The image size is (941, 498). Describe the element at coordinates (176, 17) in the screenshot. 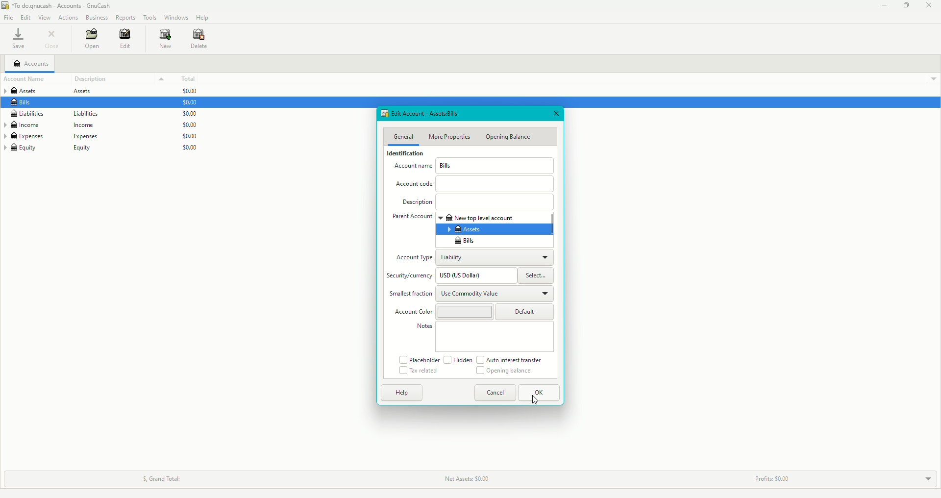

I see `Windows` at that location.